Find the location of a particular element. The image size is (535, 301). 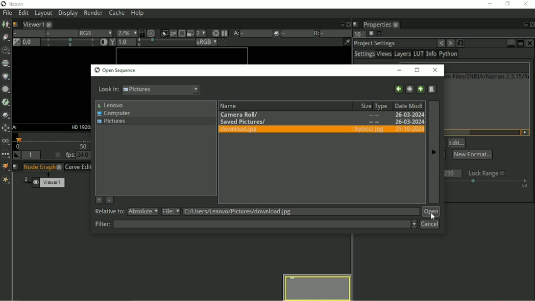

Cache is located at coordinates (116, 13).